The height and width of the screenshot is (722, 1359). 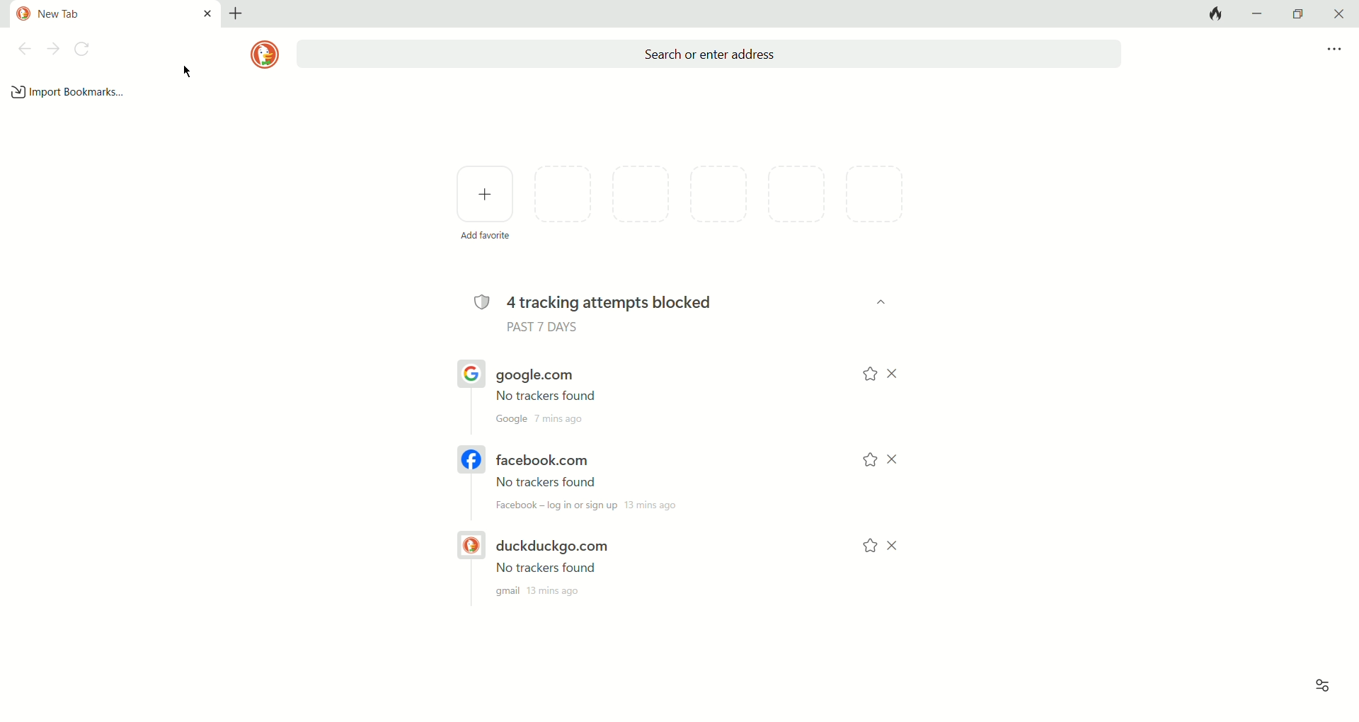 What do you see at coordinates (593, 313) in the screenshot?
I see `4 tracking attempts blocked` at bounding box center [593, 313].